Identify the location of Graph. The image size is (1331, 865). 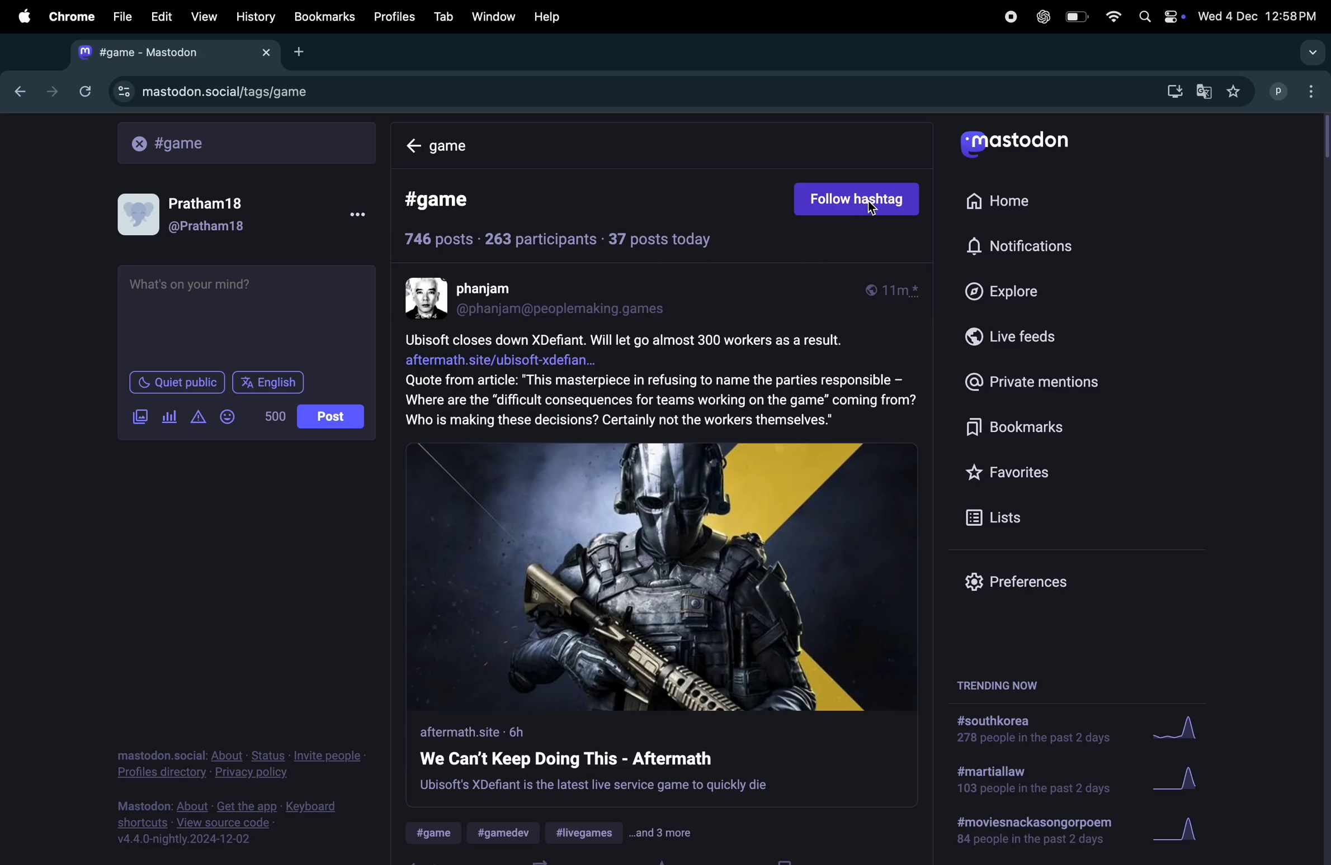
(1178, 779).